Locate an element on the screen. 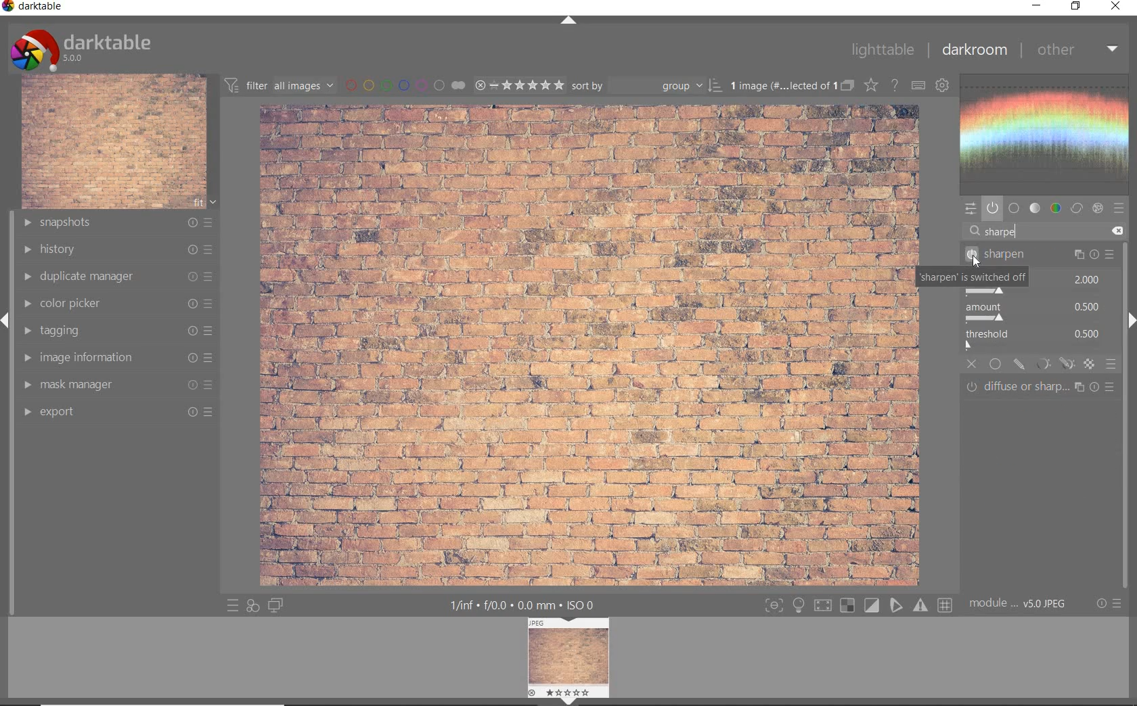 The image size is (1137, 706). color picker is located at coordinates (119, 304).